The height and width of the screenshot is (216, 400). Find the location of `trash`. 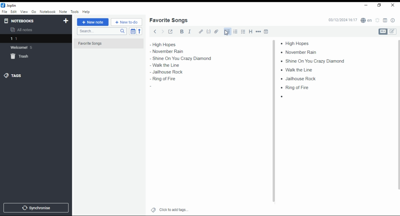

trash is located at coordinates (23, 57).